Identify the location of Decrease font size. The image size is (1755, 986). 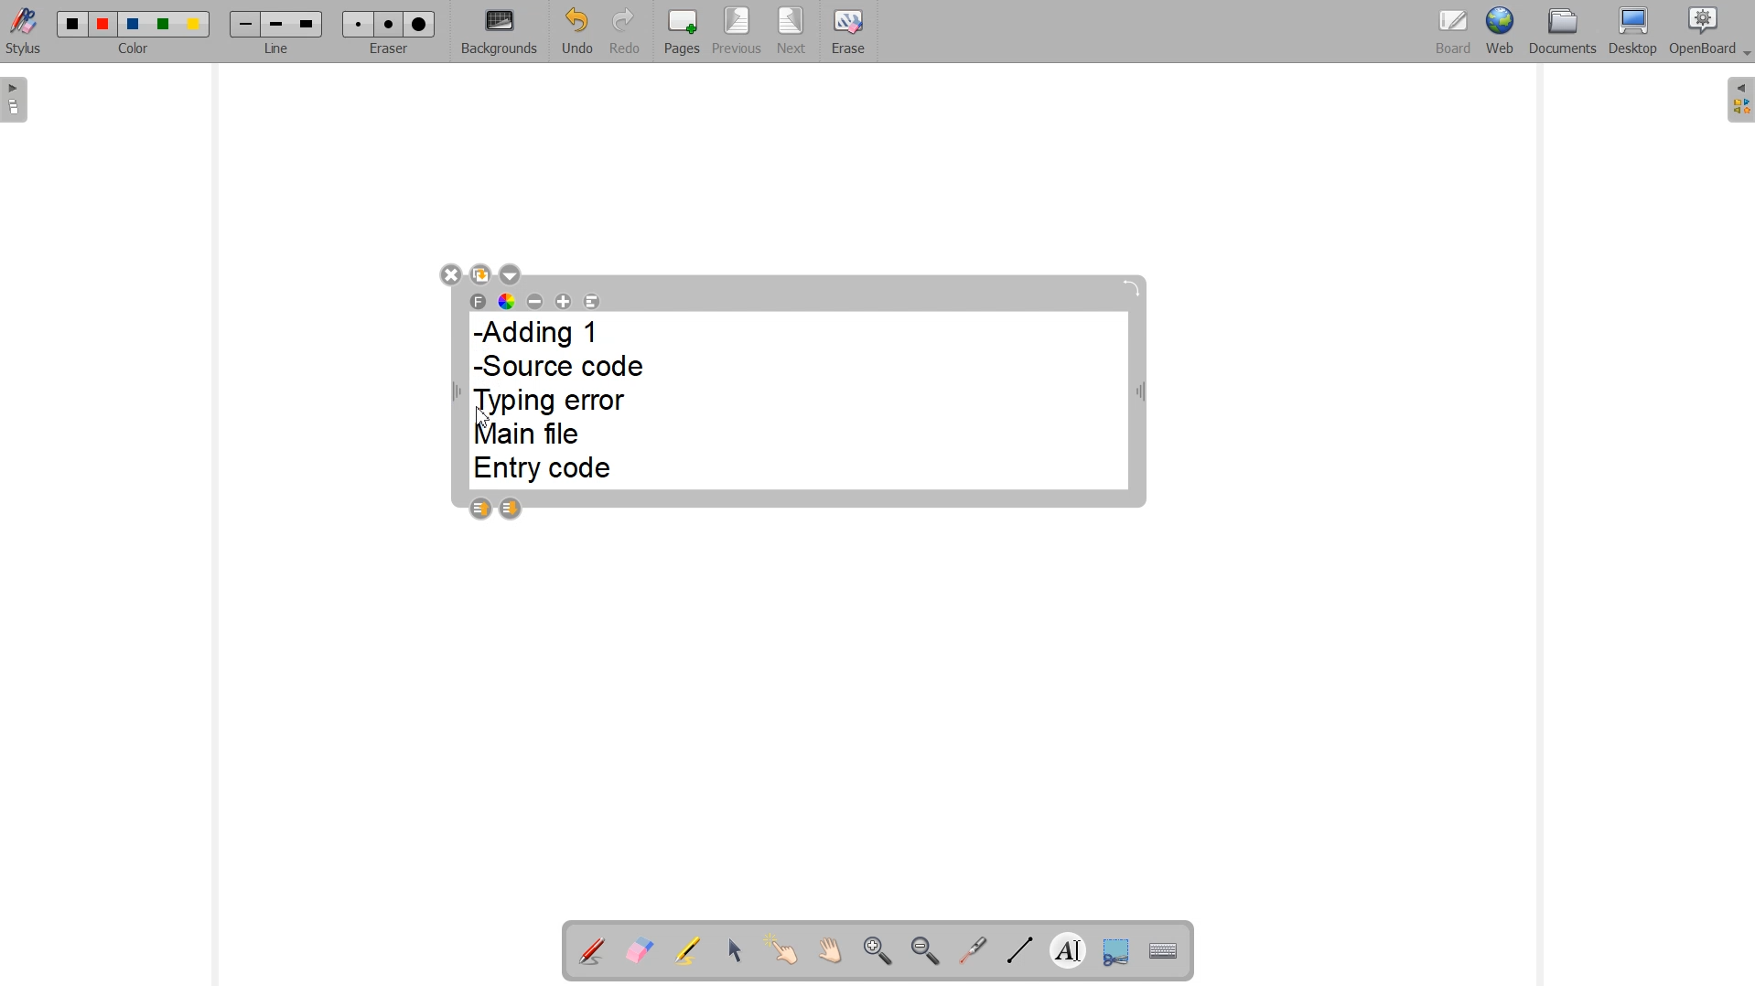
(535, 300).